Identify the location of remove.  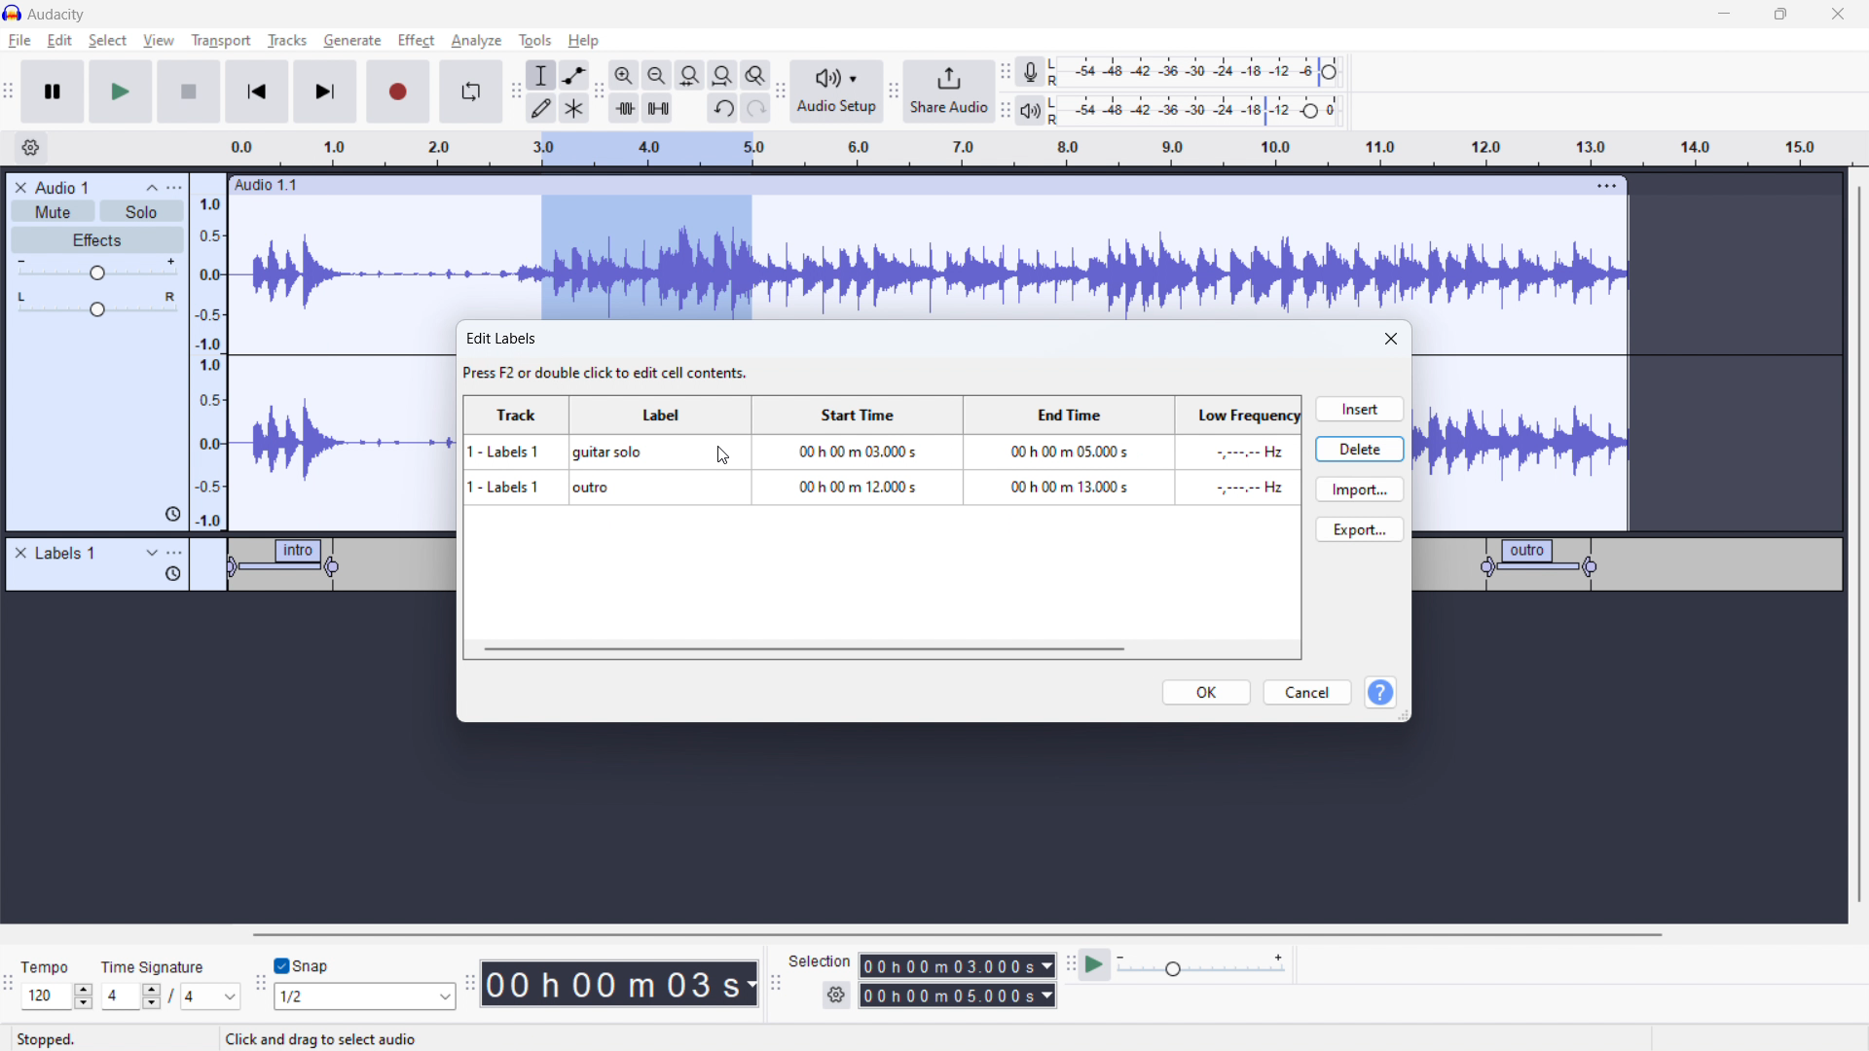
(20, 554).